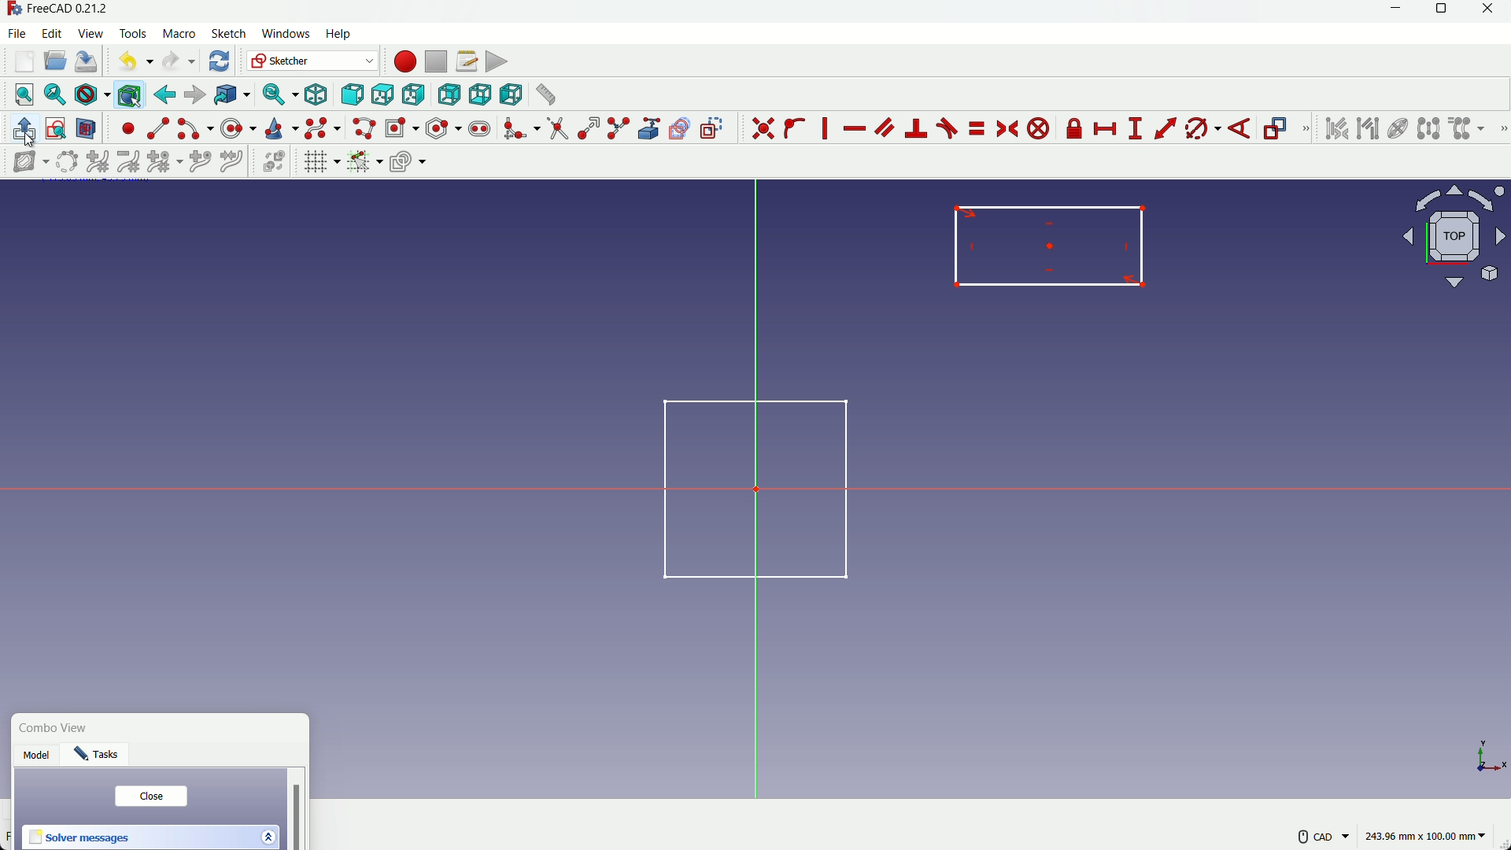 The width and height of the screenshot is (1511, 850). What do you see at coordinates (520, 128) in the screenshot?
I see `create fillet` at bounding box center [520, 128].